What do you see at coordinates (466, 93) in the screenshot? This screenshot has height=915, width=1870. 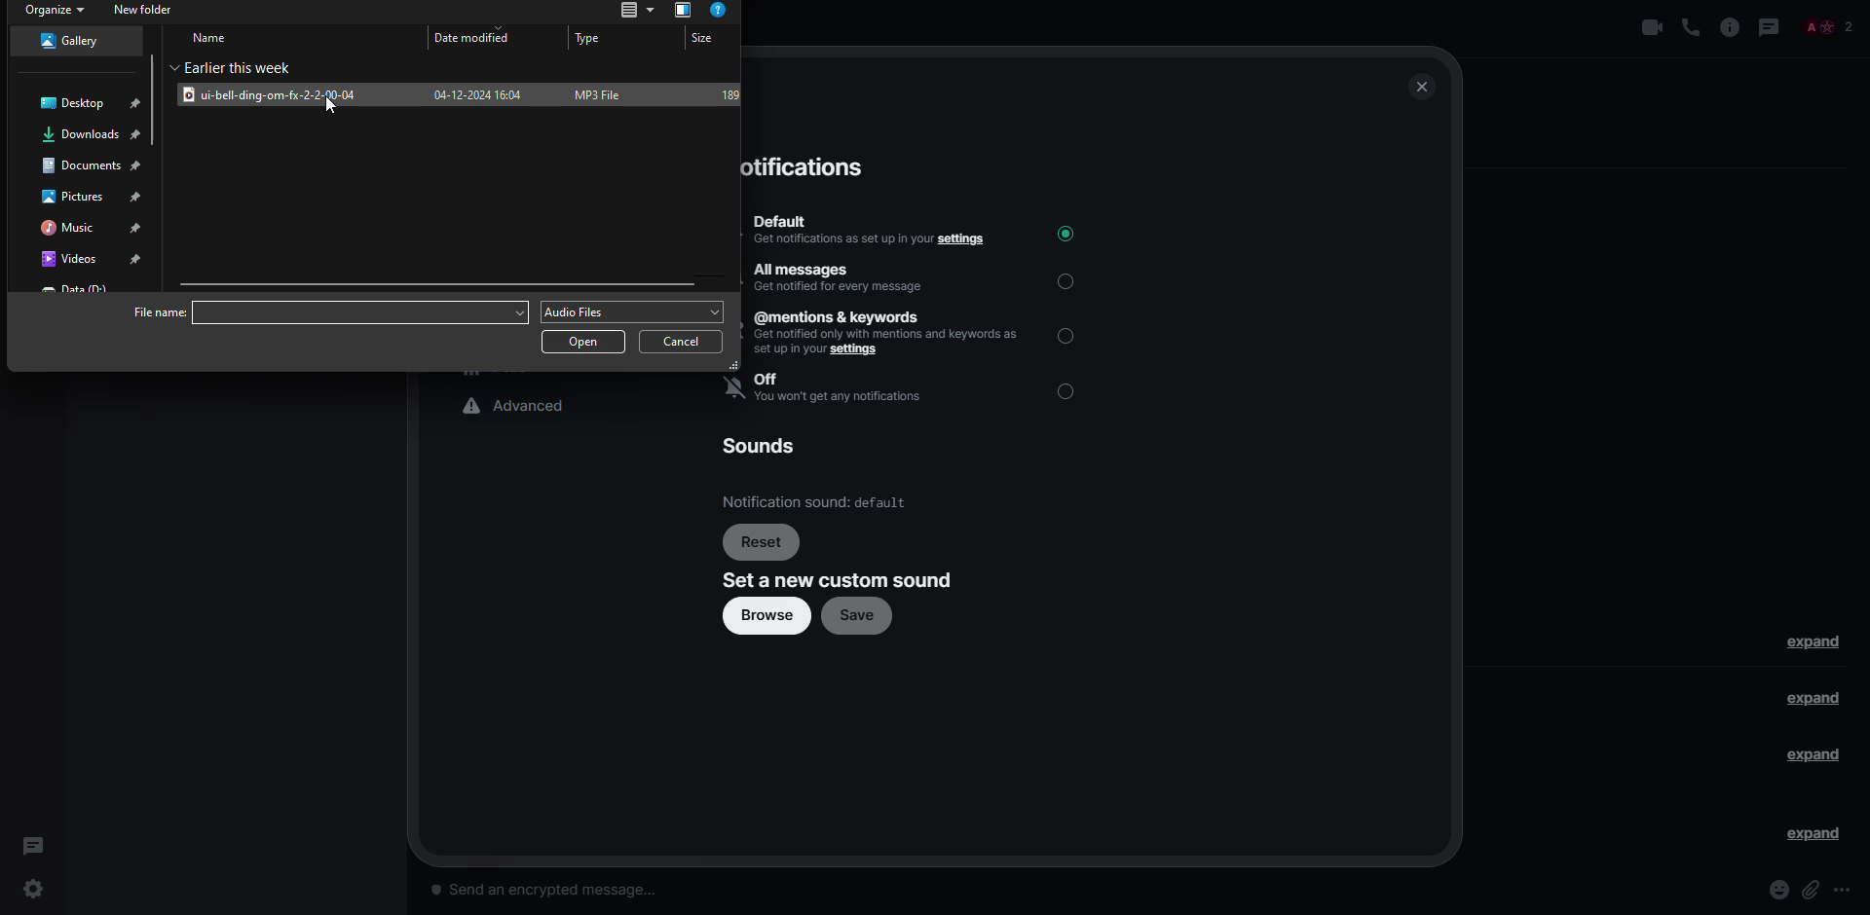 I see `B ui-bell-ding-om-fi-2-2-00-04 04-12-2024 16:04 MP3 File 189` at bounding box center [466, 93].